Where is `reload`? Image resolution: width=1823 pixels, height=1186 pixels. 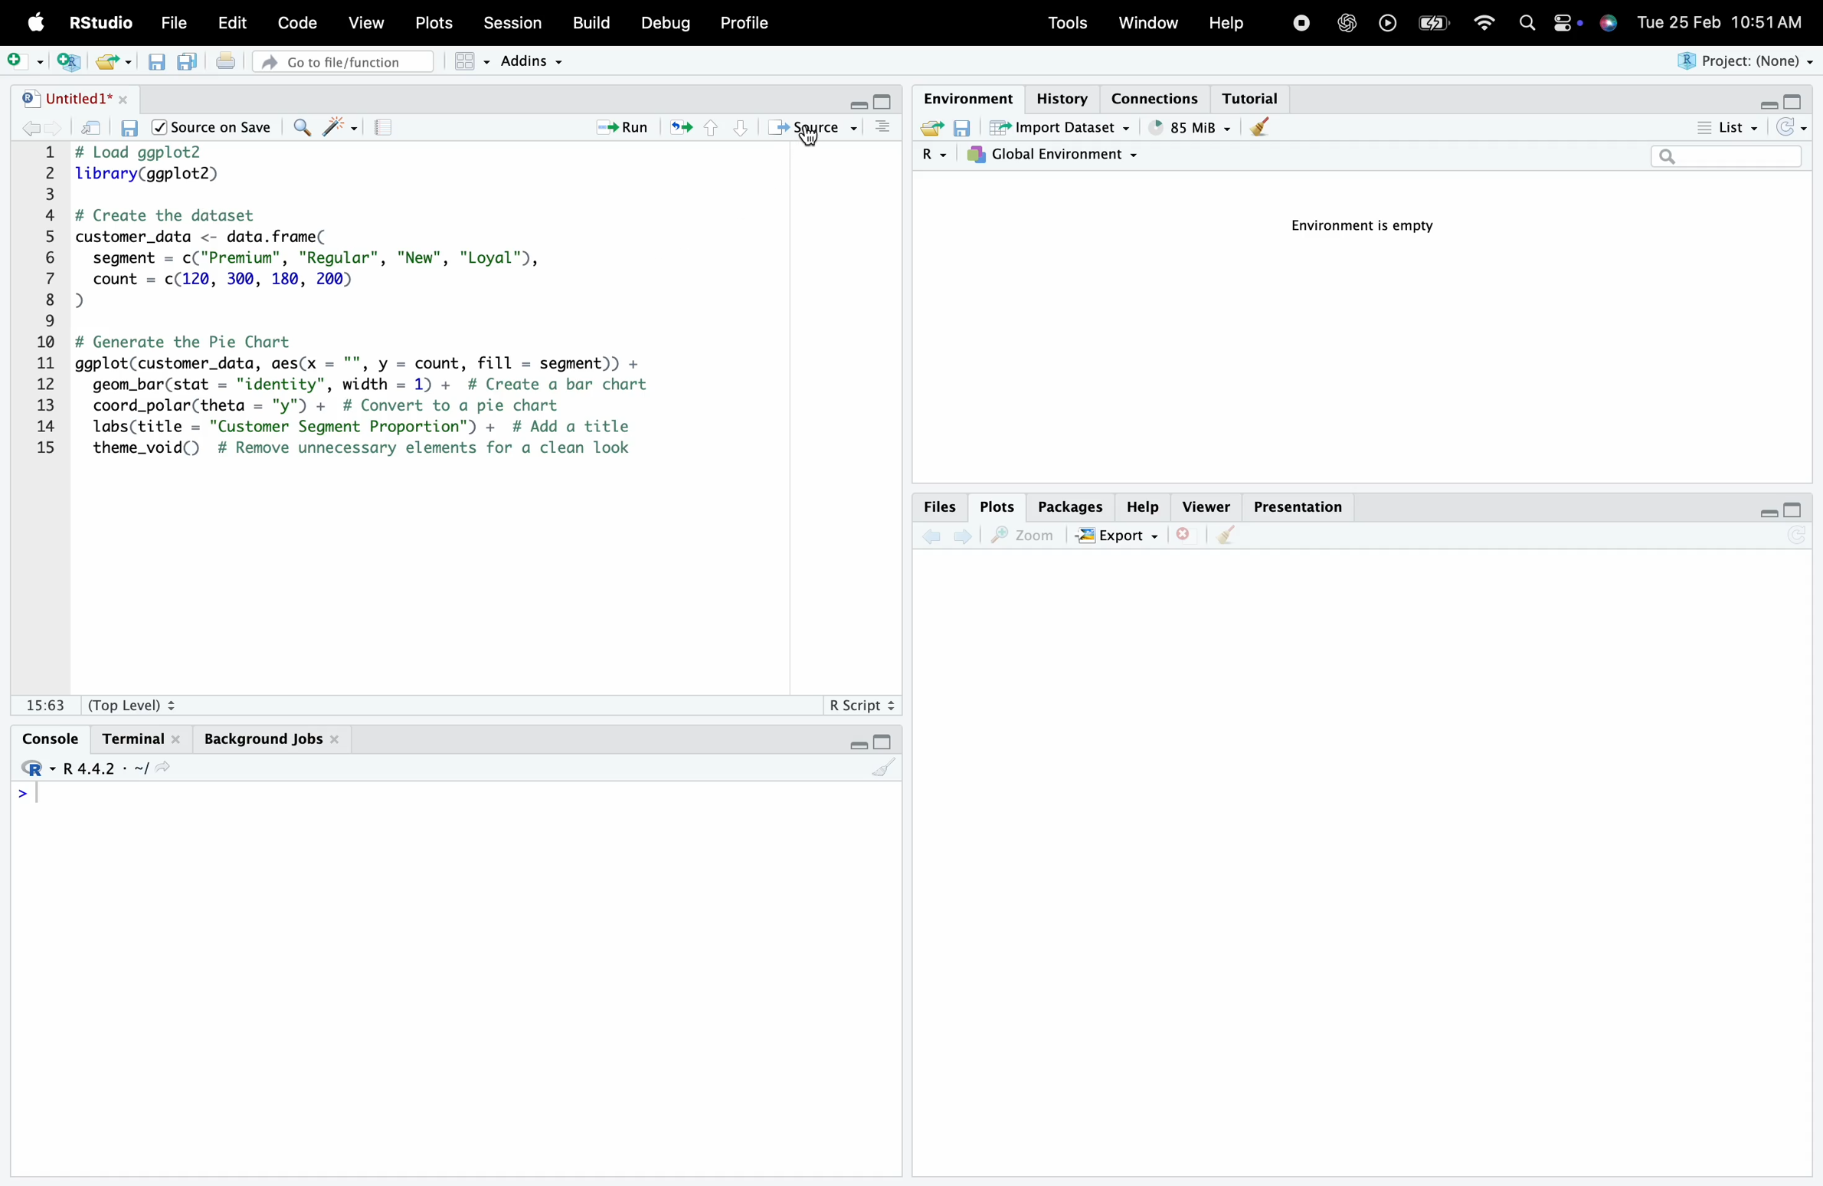 reload is located at coordinates (1795, 127).